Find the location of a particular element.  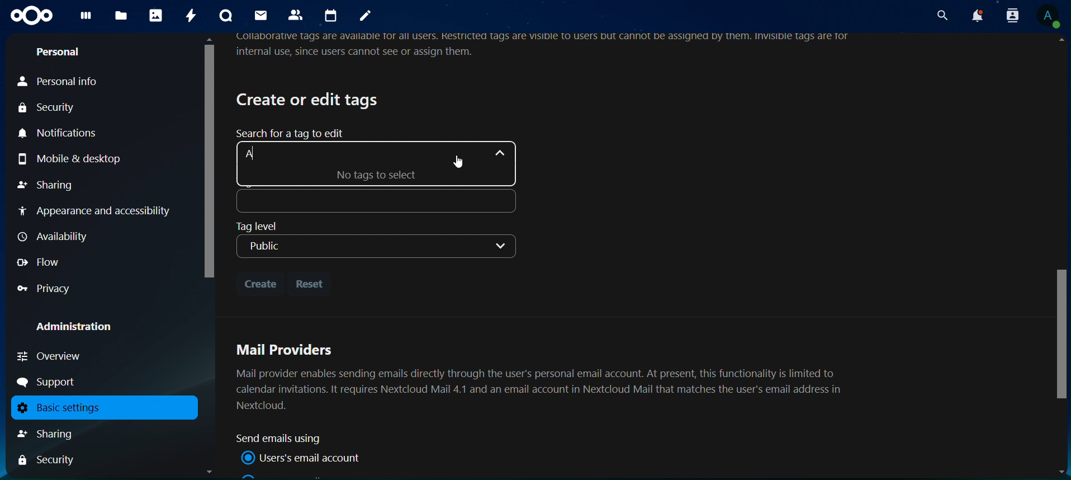

sharing is located at coordinates (58, 434).